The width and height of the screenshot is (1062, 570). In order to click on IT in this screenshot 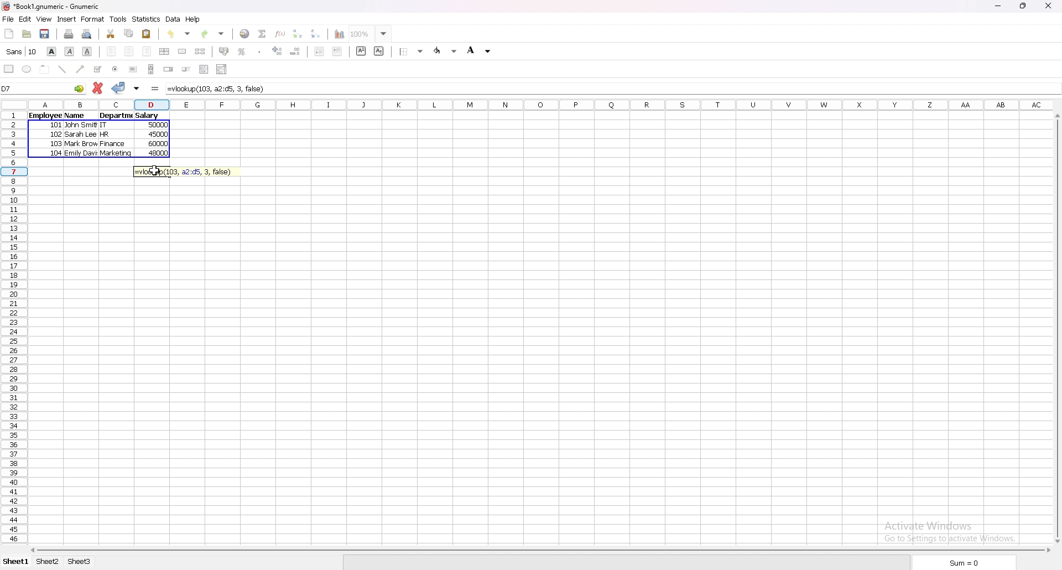, I will do `click(109, 126)`.